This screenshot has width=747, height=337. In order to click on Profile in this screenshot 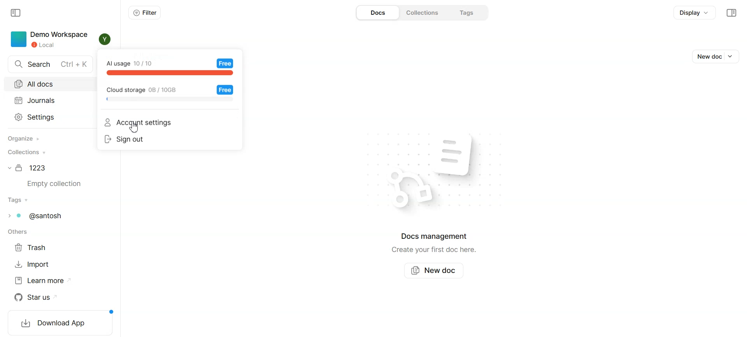, I will do `click(105, 39)`.